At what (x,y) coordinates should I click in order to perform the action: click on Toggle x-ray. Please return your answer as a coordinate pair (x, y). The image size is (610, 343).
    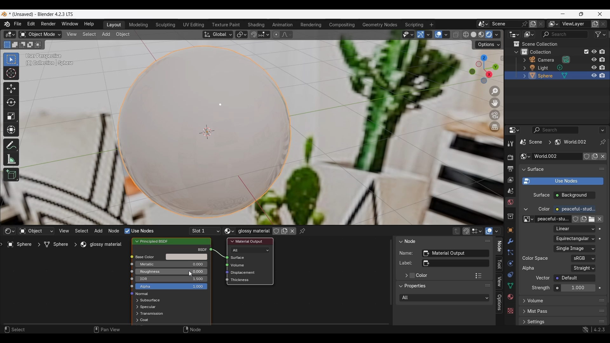
    Looking at the image, I should click on (456, 34).